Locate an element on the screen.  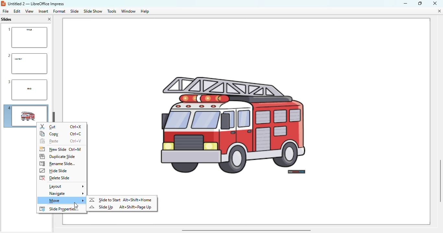
edit is located at coordinates (17, 11).